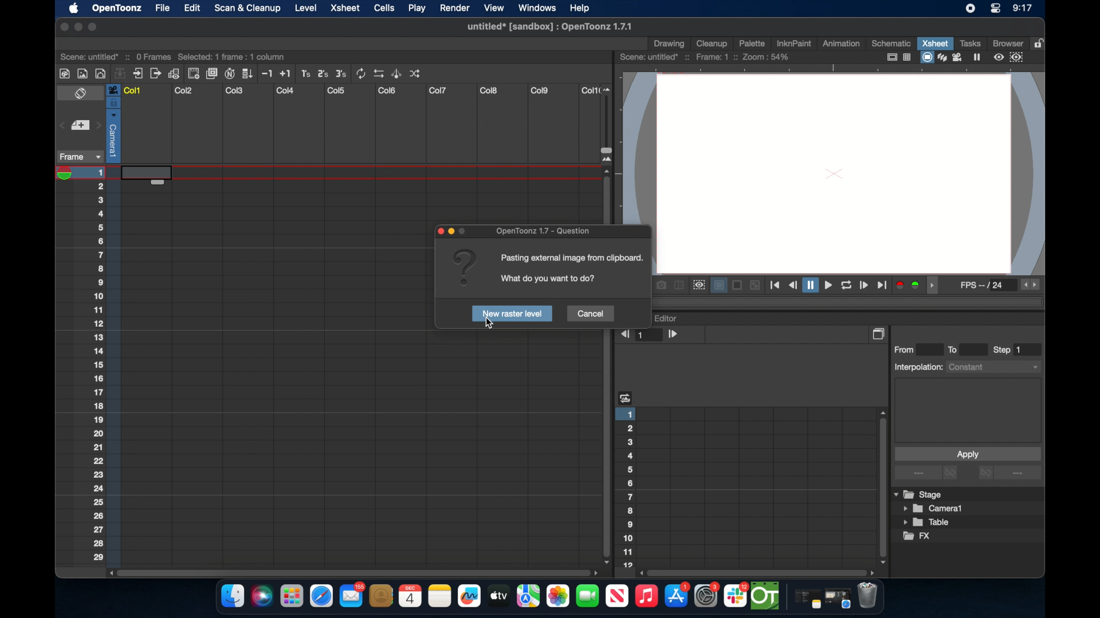 Image resolution: width=1100 pixels, height=618 pixels. What do you see at coordinates (450, 231) in the screenshot?
I see `pop up icons` at bounding box center [450, 231].